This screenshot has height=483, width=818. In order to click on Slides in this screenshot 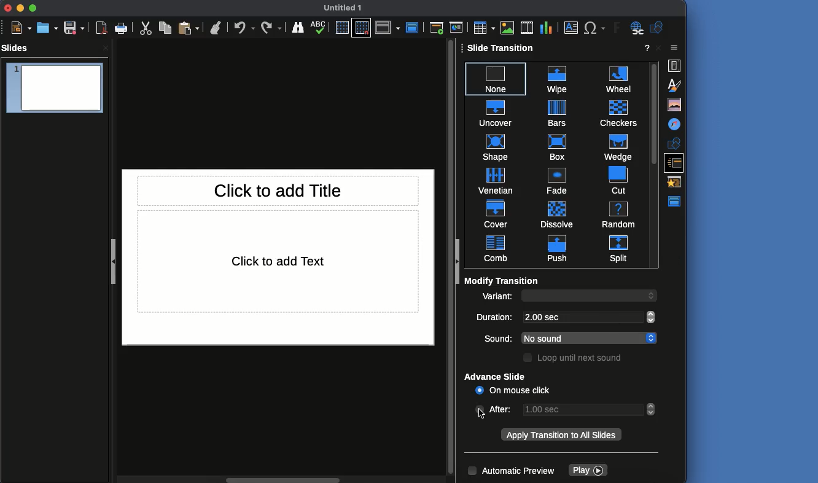, I will do `click(17, 48)`.